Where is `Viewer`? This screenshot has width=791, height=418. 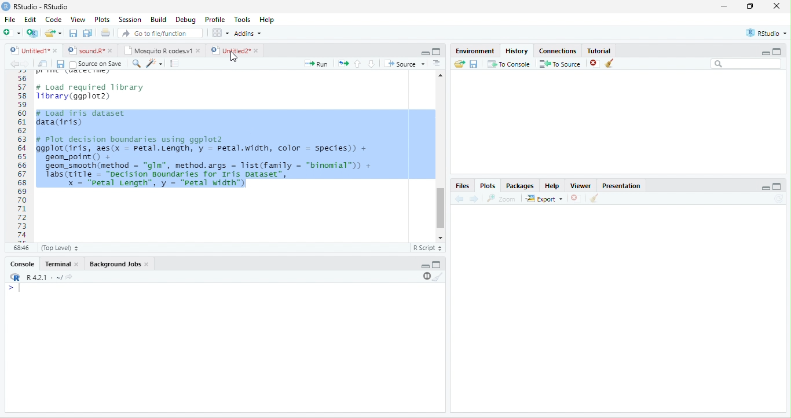
Viewer is located at coordinates (581, 186).